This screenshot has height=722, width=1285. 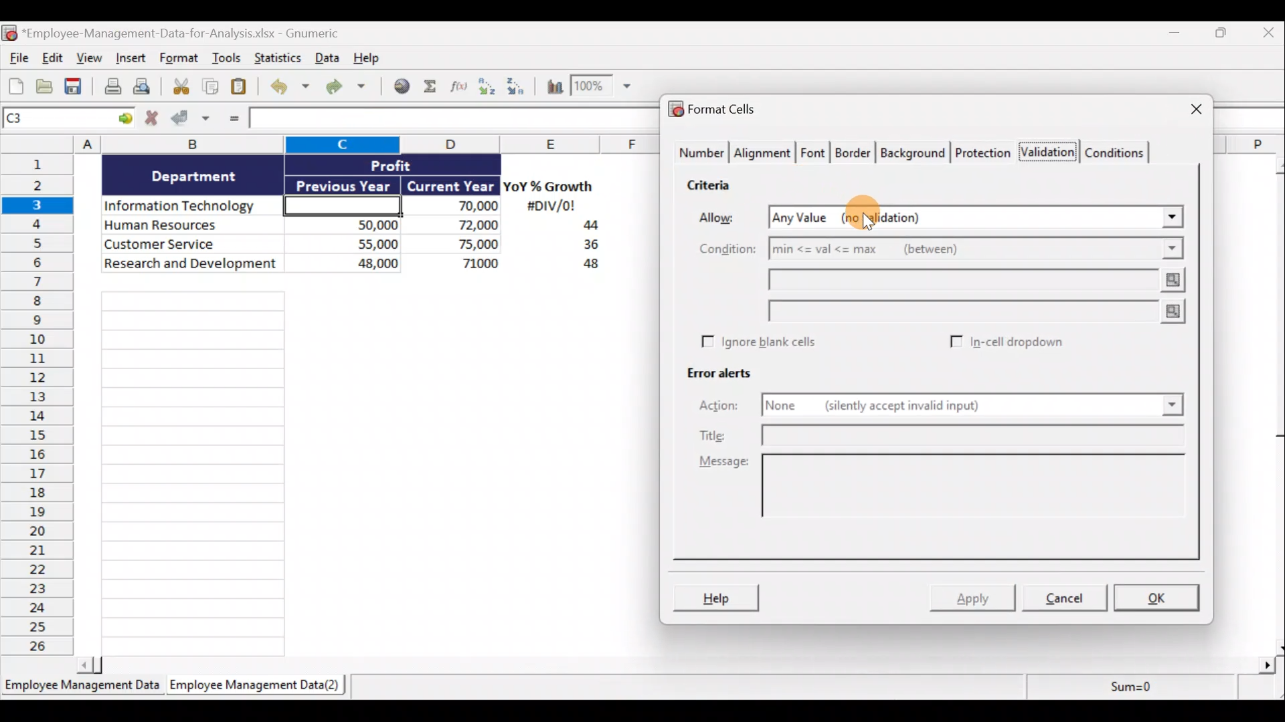 I want to click on min <= val <= max (between), so click(x=958, y=251).